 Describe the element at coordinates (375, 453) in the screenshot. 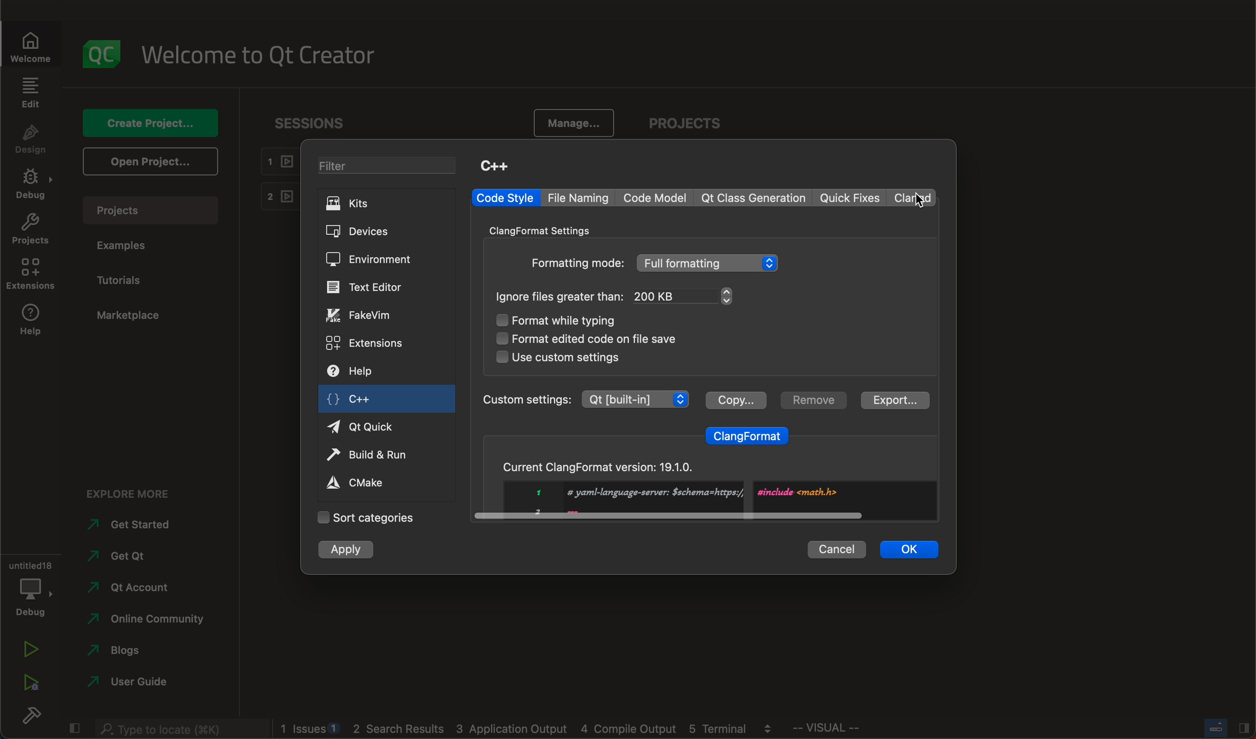

I see `build and run` at that location.